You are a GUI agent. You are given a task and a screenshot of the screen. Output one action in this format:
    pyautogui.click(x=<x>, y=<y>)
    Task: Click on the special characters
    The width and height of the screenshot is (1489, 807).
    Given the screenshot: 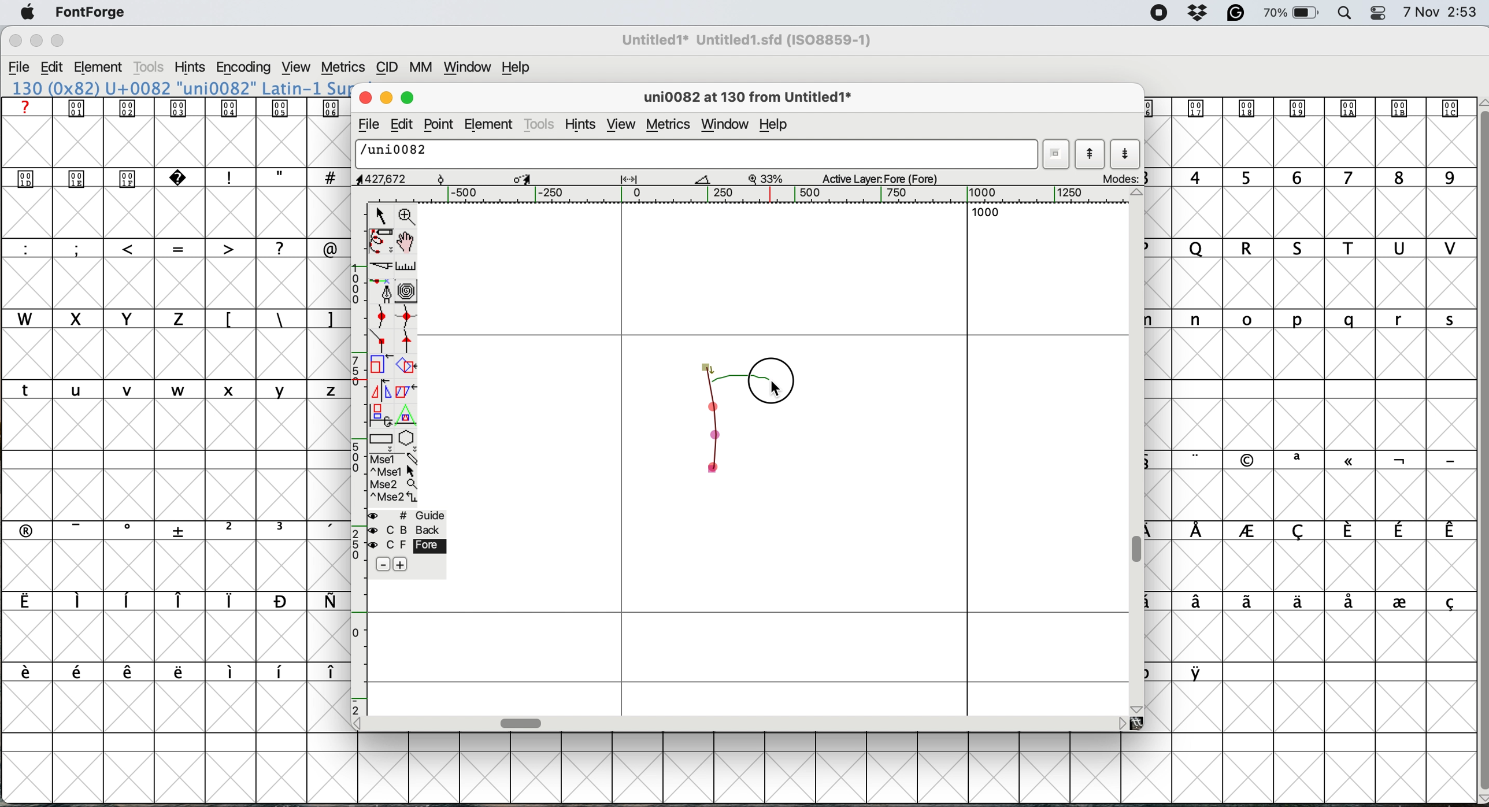 What is the action you would take?
    pyautogui.click(x=276, y=318)
    